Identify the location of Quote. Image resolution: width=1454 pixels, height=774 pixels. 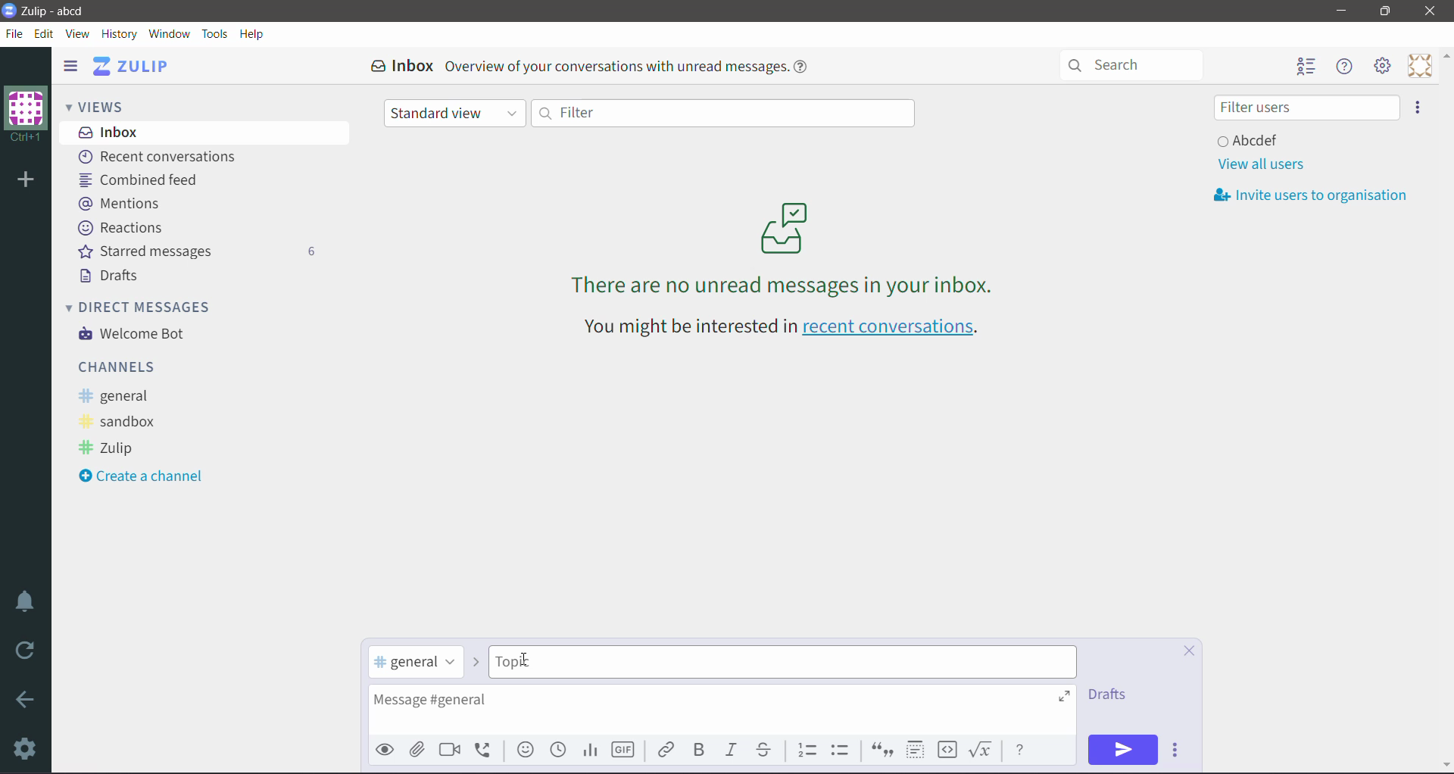
(881, 751).